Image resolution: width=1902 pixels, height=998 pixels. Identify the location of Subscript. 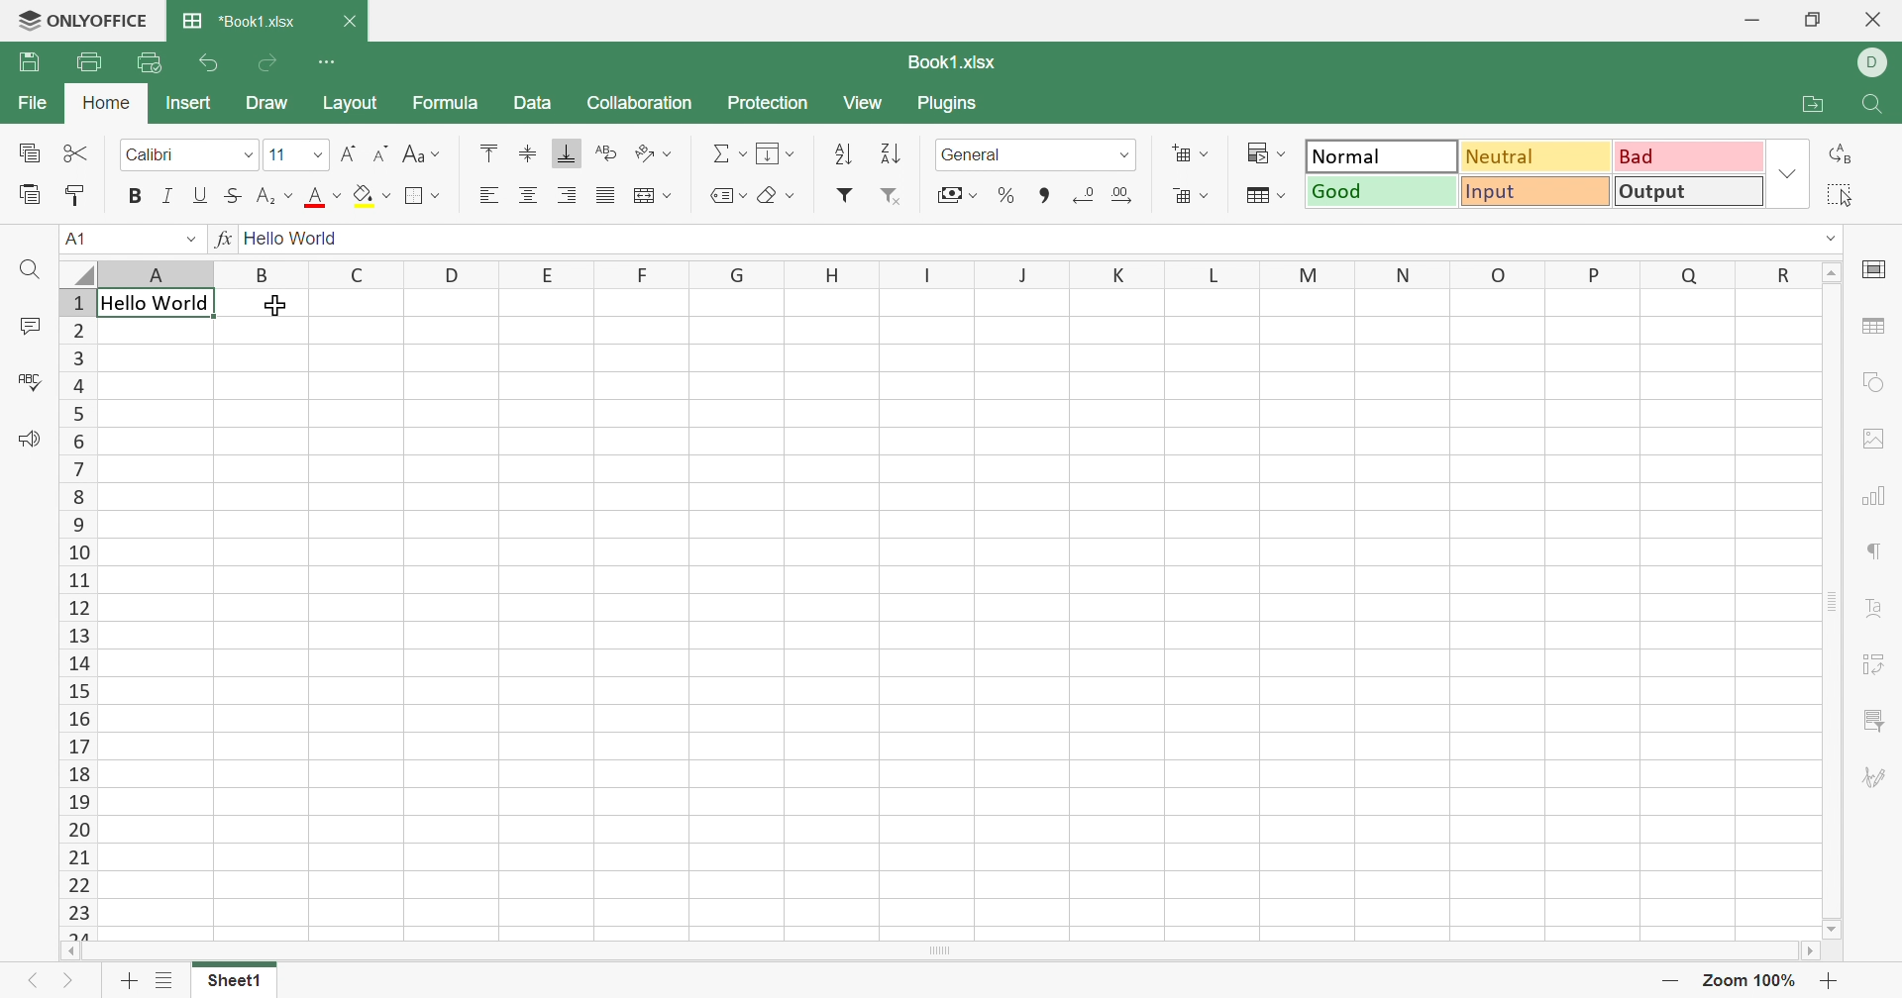
(271, 197).